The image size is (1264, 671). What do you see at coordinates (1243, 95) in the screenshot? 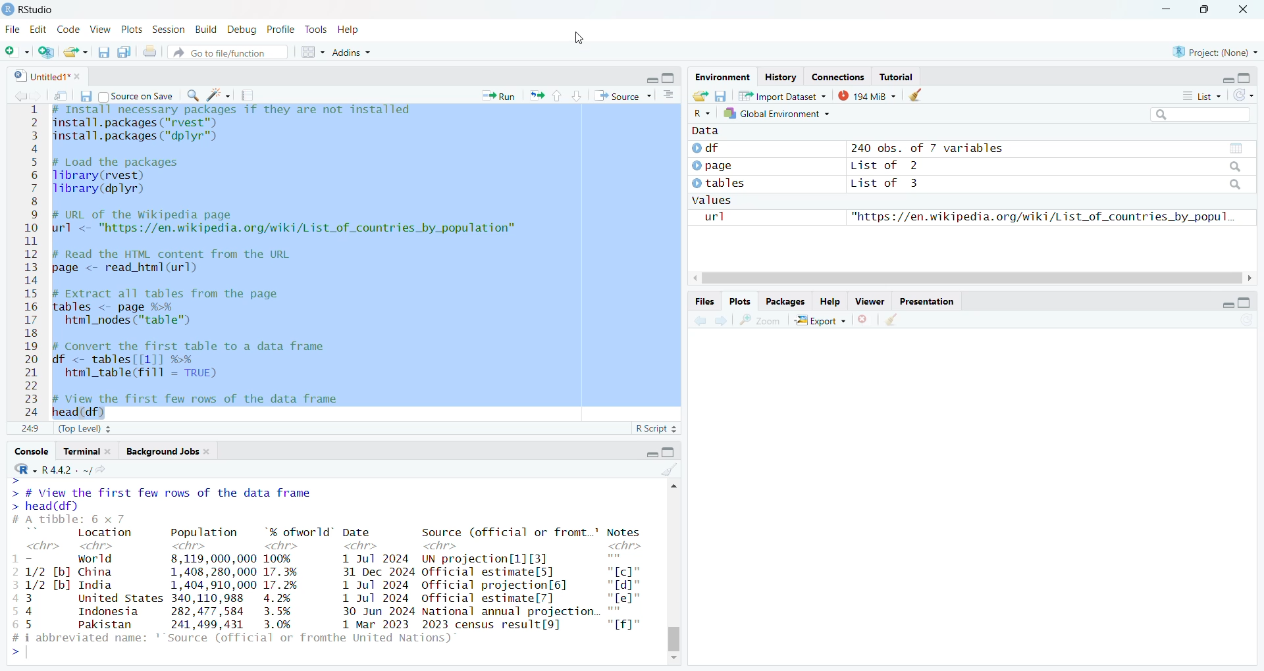
I see `refresh` at bounding box center [1243, 95].